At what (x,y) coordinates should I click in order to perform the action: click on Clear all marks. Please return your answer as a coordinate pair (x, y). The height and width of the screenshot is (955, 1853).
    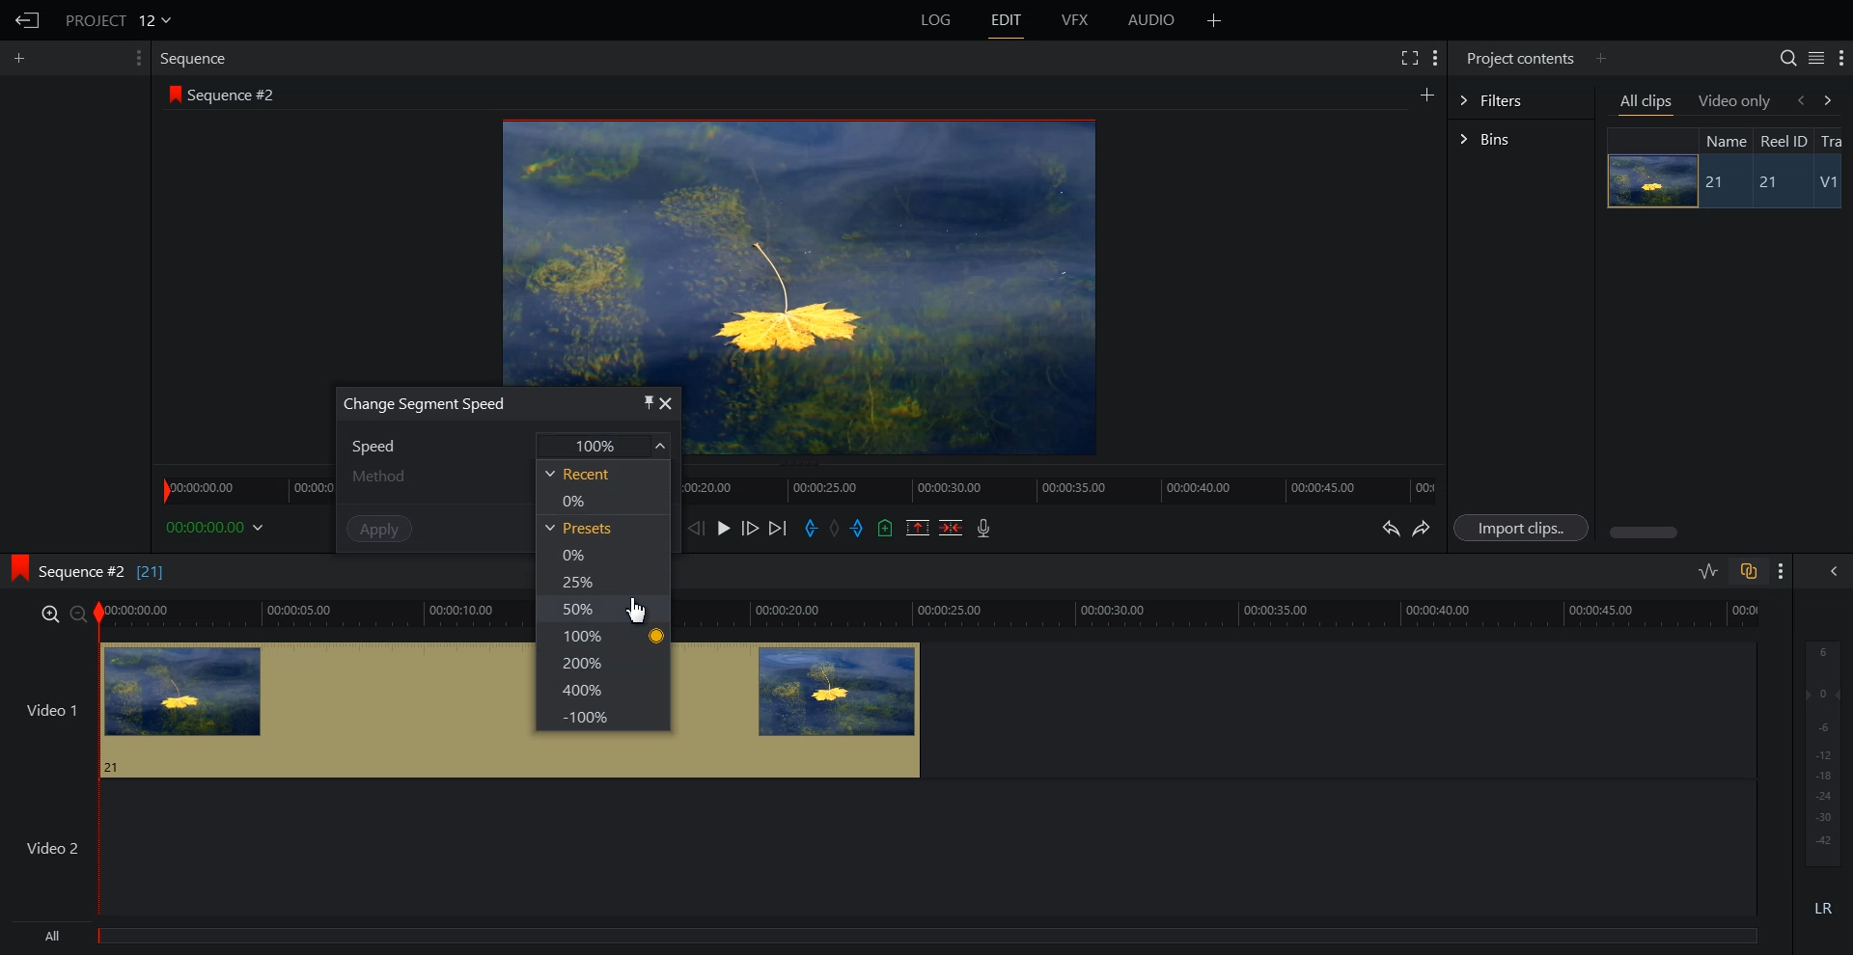
    Looking at the image, I should click on (836, 529).